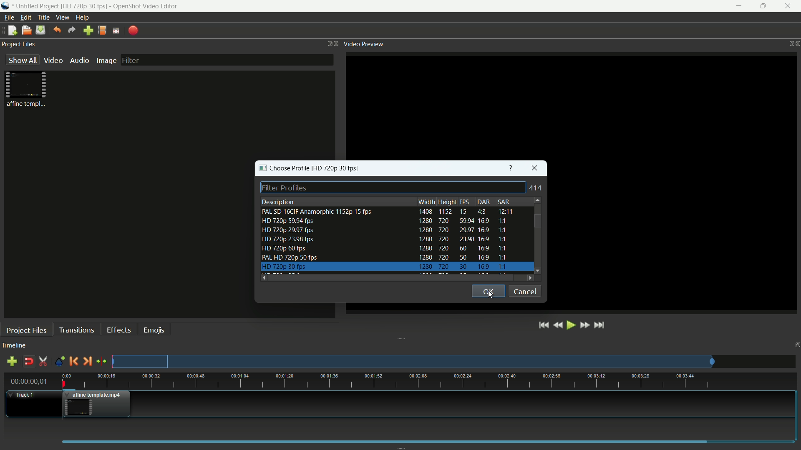  What do you see at coordinates (63, 17) in the screenshot?
I see `view menu` at bounding box center [63, 17].